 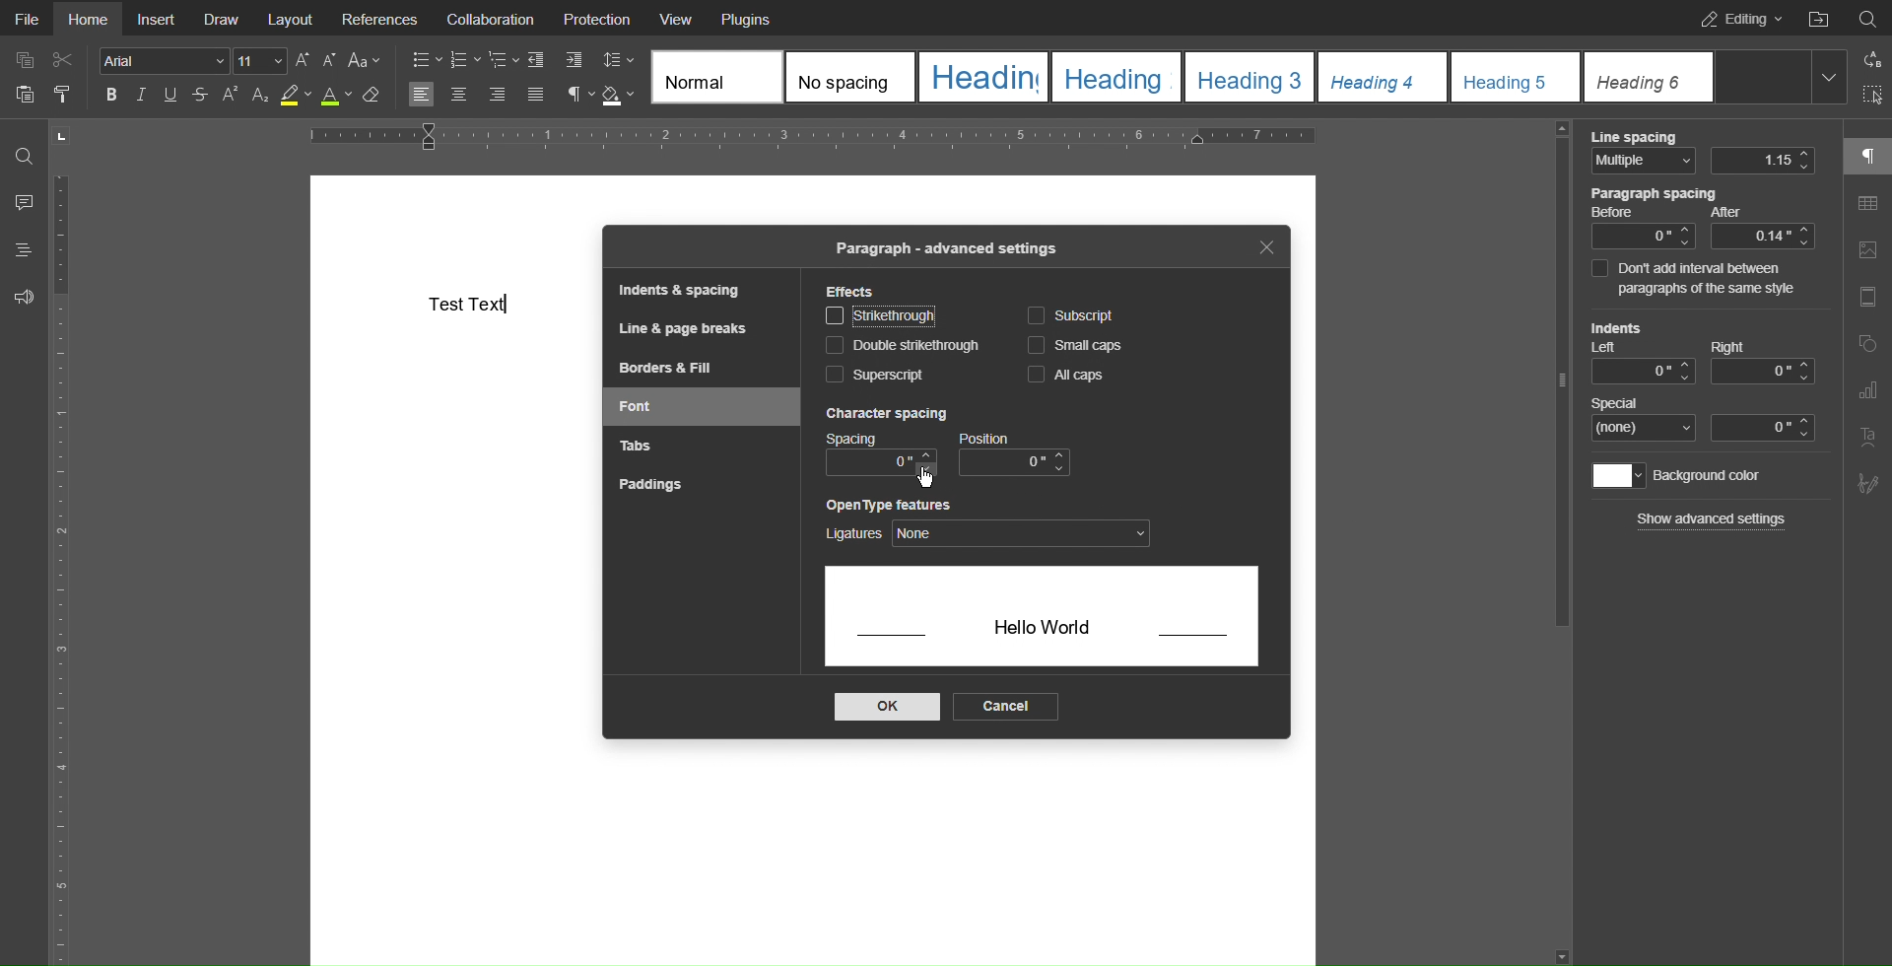 I want to click on Underline, so click(x=169, y=95).